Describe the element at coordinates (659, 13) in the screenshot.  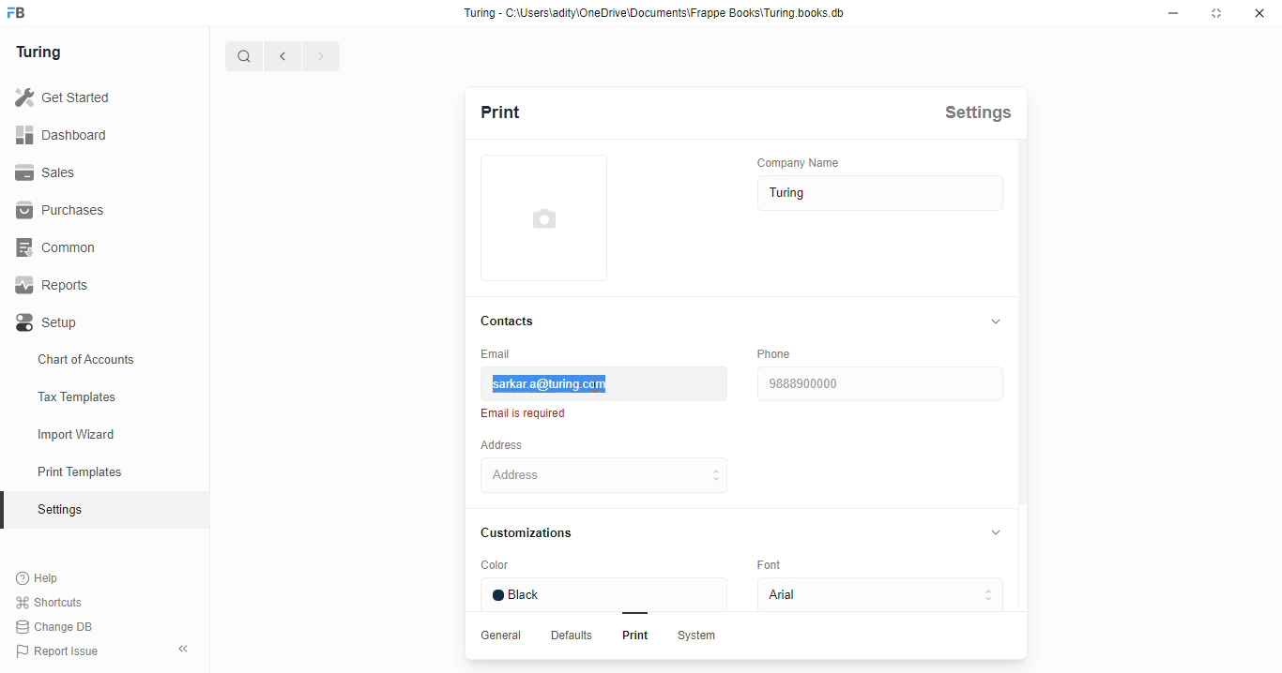
I see `Turing - C:\Users\adity\OneDrive\Documents\Frappe Books\Turing books. db` at that location.